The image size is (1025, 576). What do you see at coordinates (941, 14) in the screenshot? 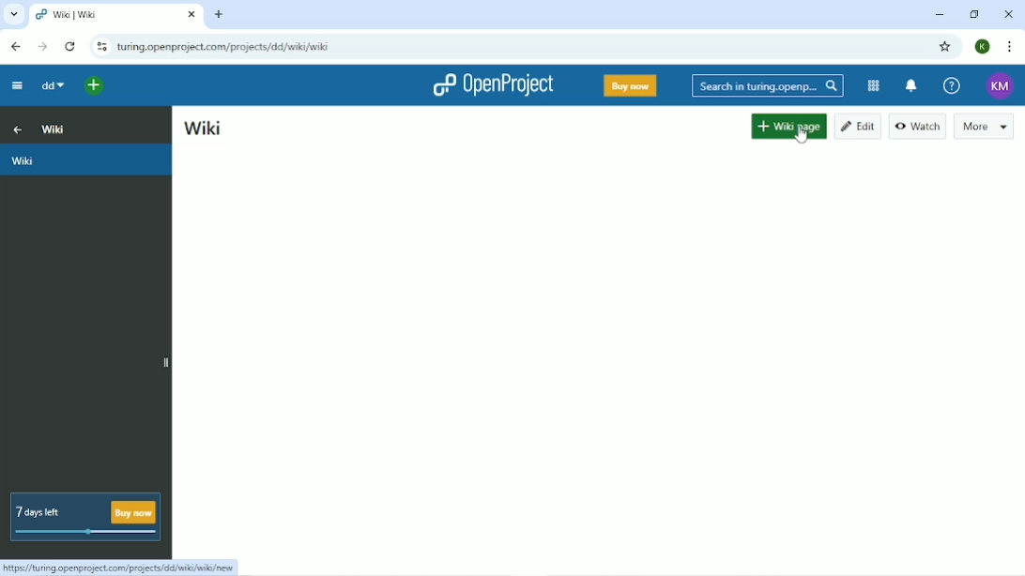
I see `Minimize` at bounding box center [941, 14].